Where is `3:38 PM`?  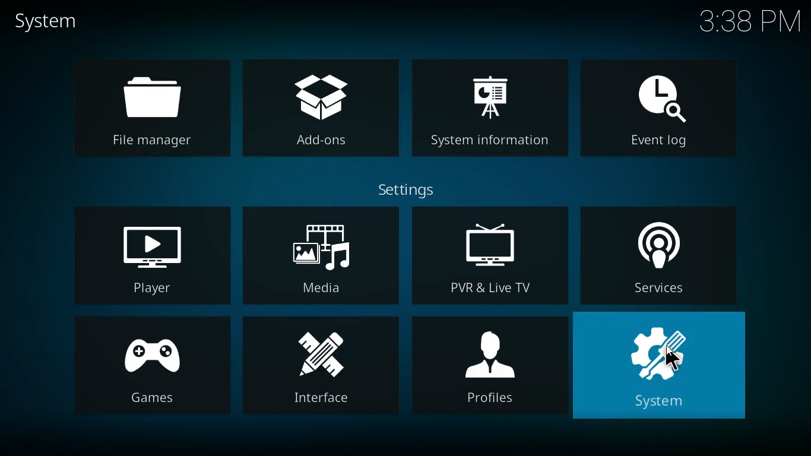 3:38 PM is located at coordinates (742, 24).